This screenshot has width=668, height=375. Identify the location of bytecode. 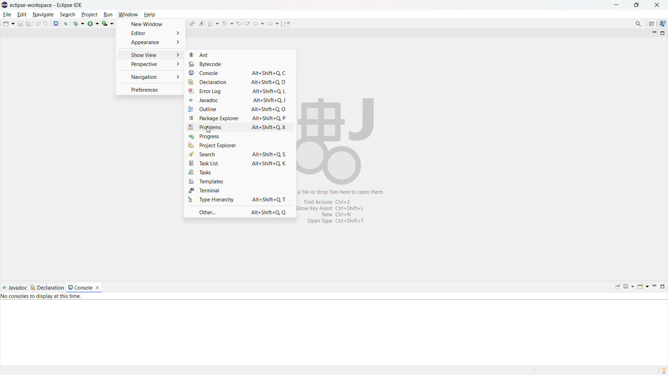
(239, 64).